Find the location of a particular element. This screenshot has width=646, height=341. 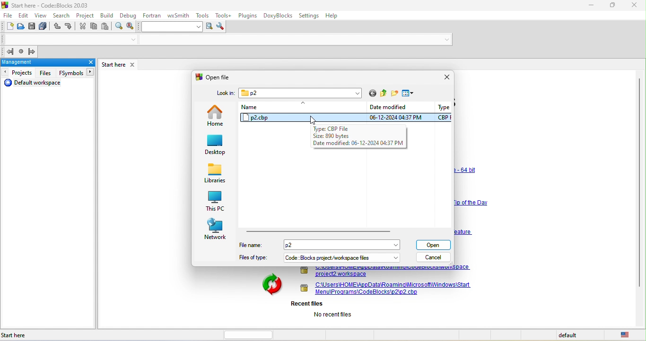

show option window is located at coordinates (221, 27).